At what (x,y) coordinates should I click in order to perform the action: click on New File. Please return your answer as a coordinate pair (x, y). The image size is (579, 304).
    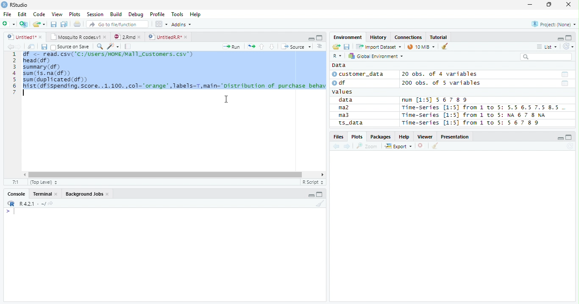
    Looking at the image, I should click on (9, 24).